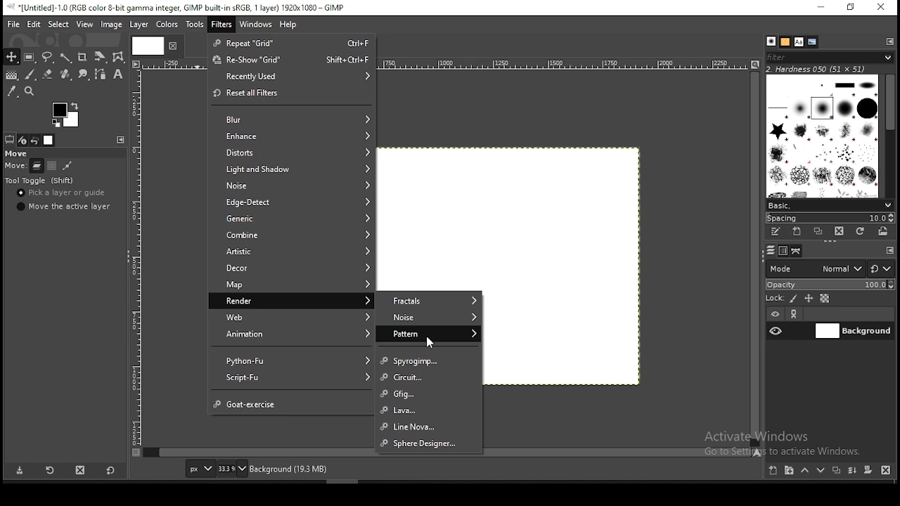  What do you see at coordinates (56, 24) in the screenshot?
I see `select` at bounding box center [56, 24].